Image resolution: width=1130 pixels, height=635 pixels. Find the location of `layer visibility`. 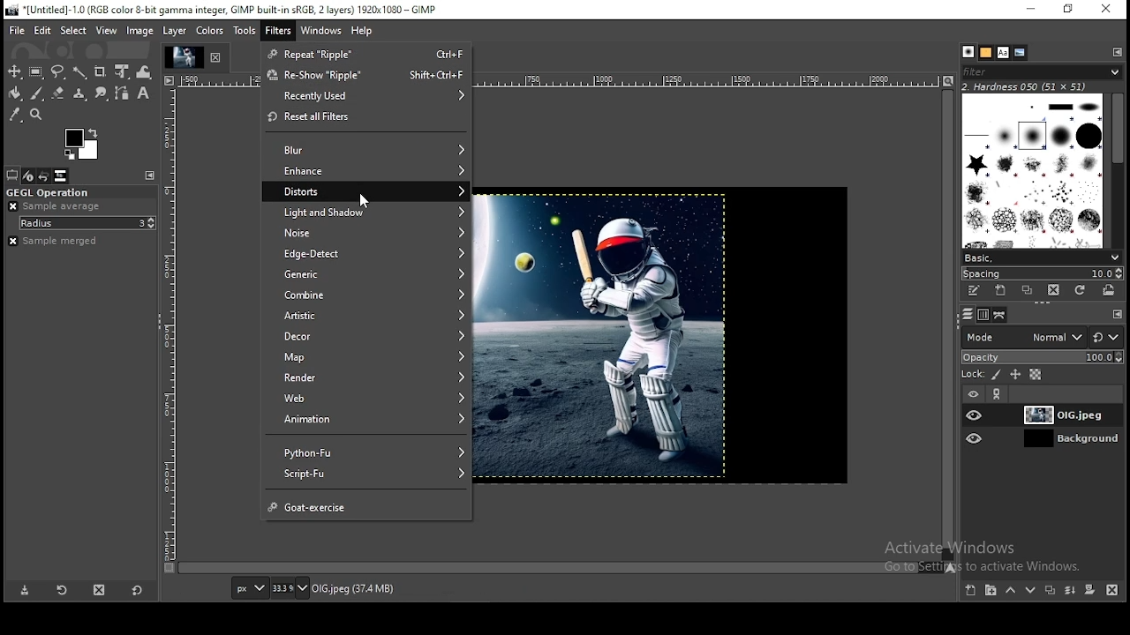

layer visibility is located at coordinates (976, 415).